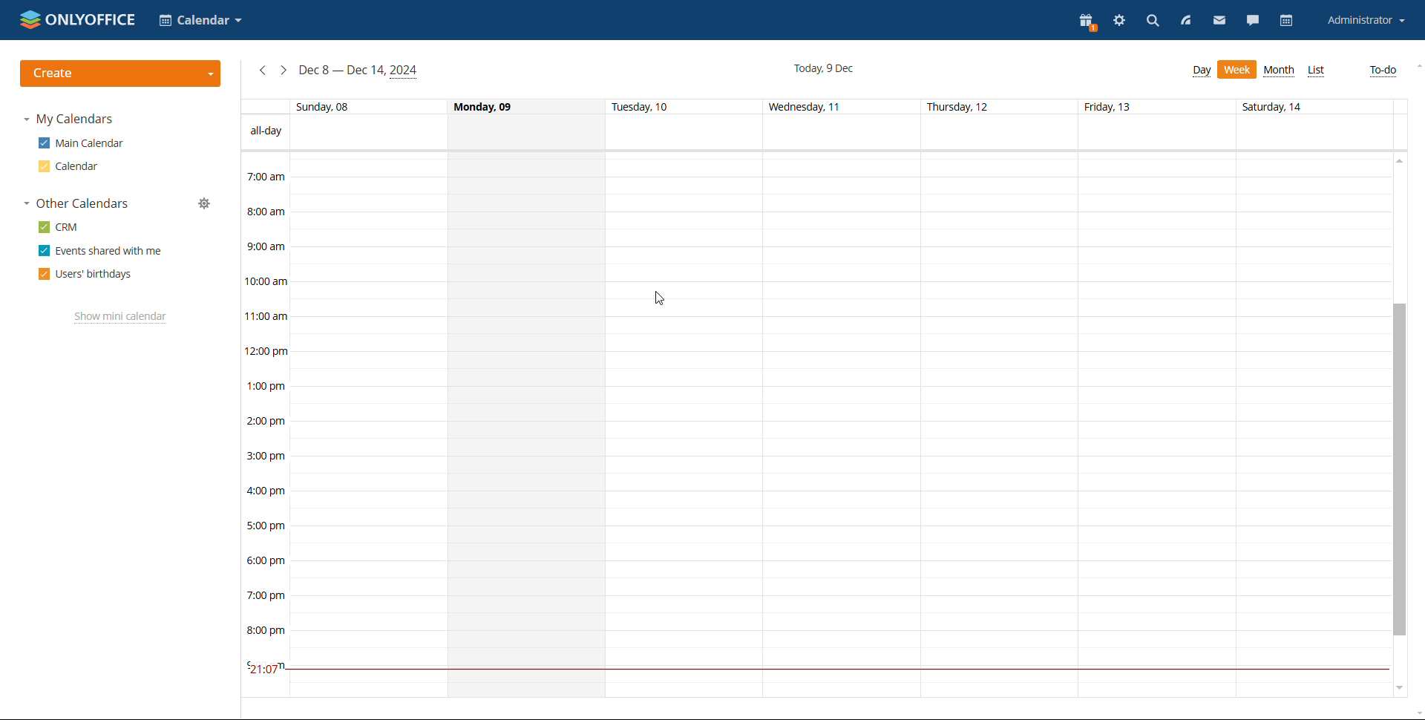 The image size is (1425, 720). I want to click on days, so click(815, 107).